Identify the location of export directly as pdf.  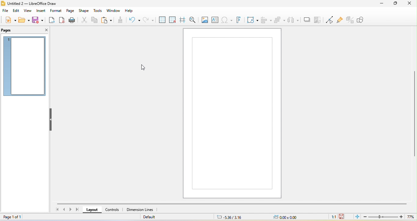
(62, 20).